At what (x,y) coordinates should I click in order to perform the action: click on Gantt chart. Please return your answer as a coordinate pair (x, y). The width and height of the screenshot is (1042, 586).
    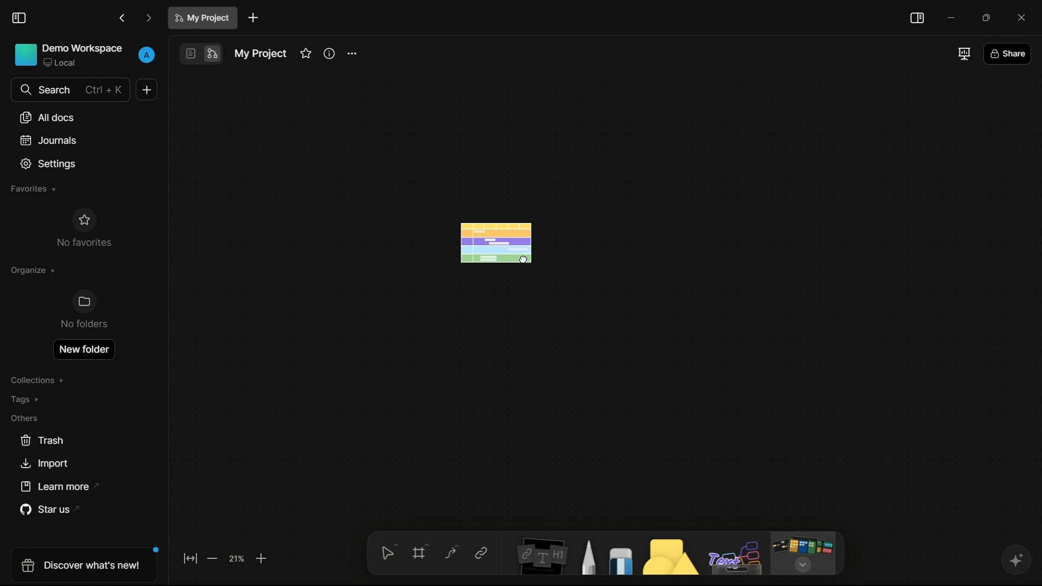
    Looking at the image, I should click on (499, 243).